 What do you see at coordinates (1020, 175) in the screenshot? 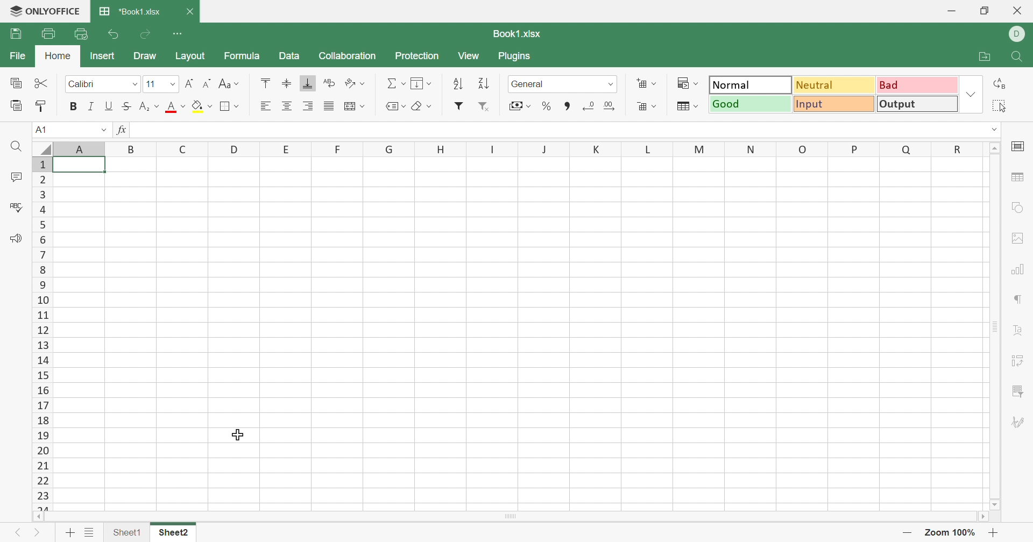
I see `Table settings` at bounding box center [1020, 175].